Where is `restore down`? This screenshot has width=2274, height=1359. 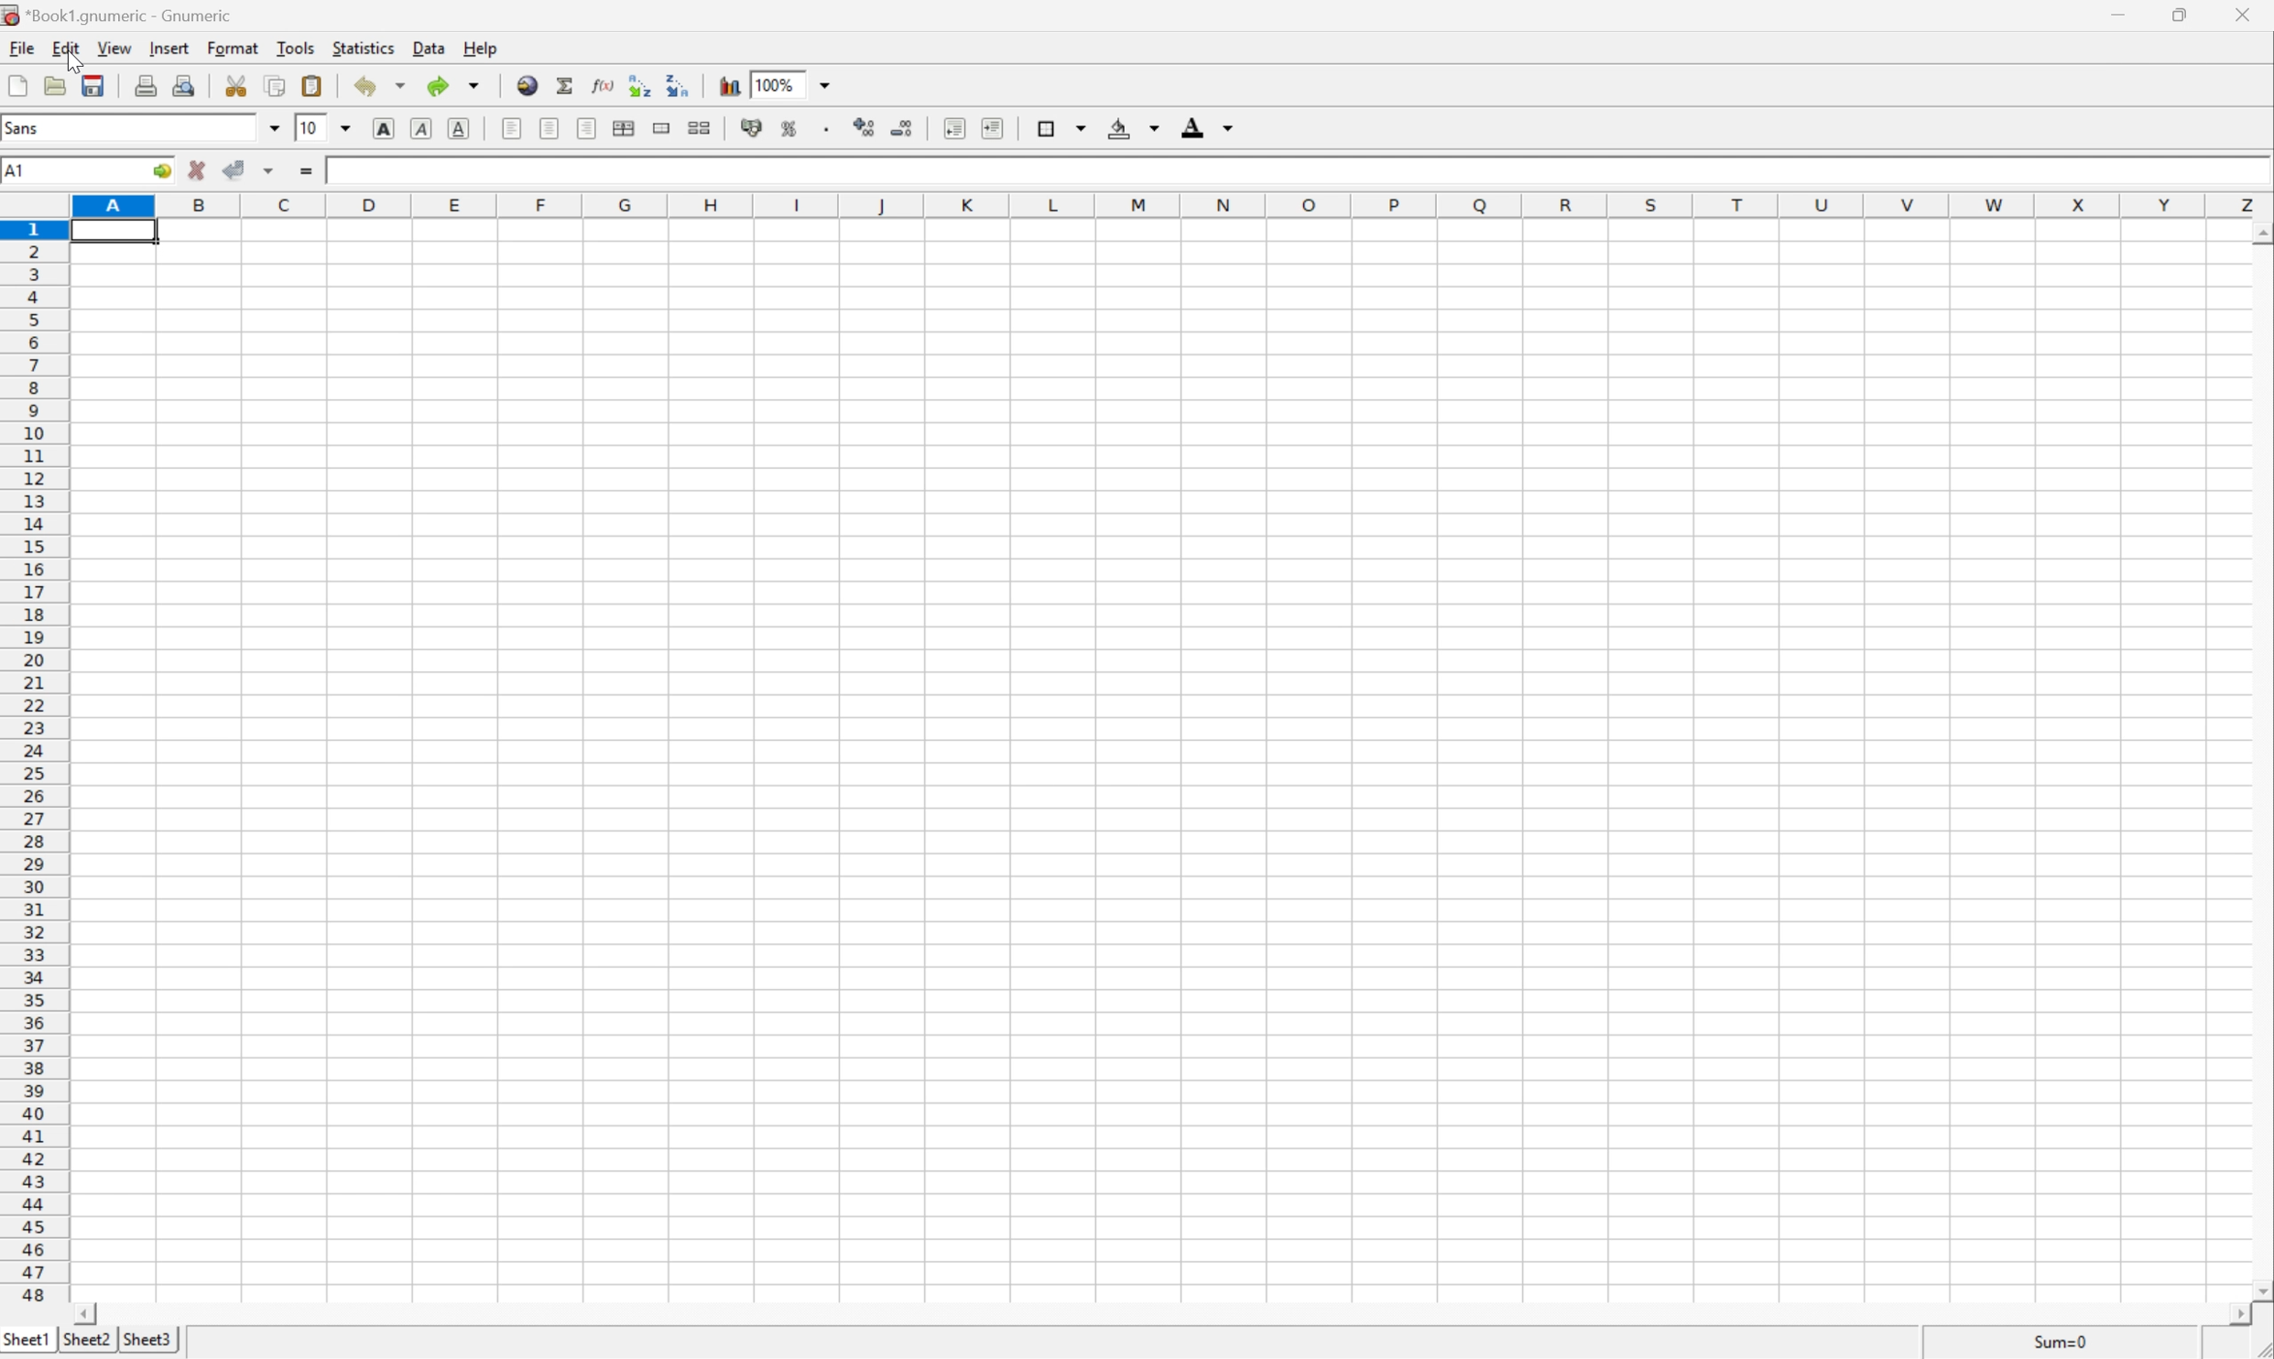 restore down is located at coordinates (2188, 16).